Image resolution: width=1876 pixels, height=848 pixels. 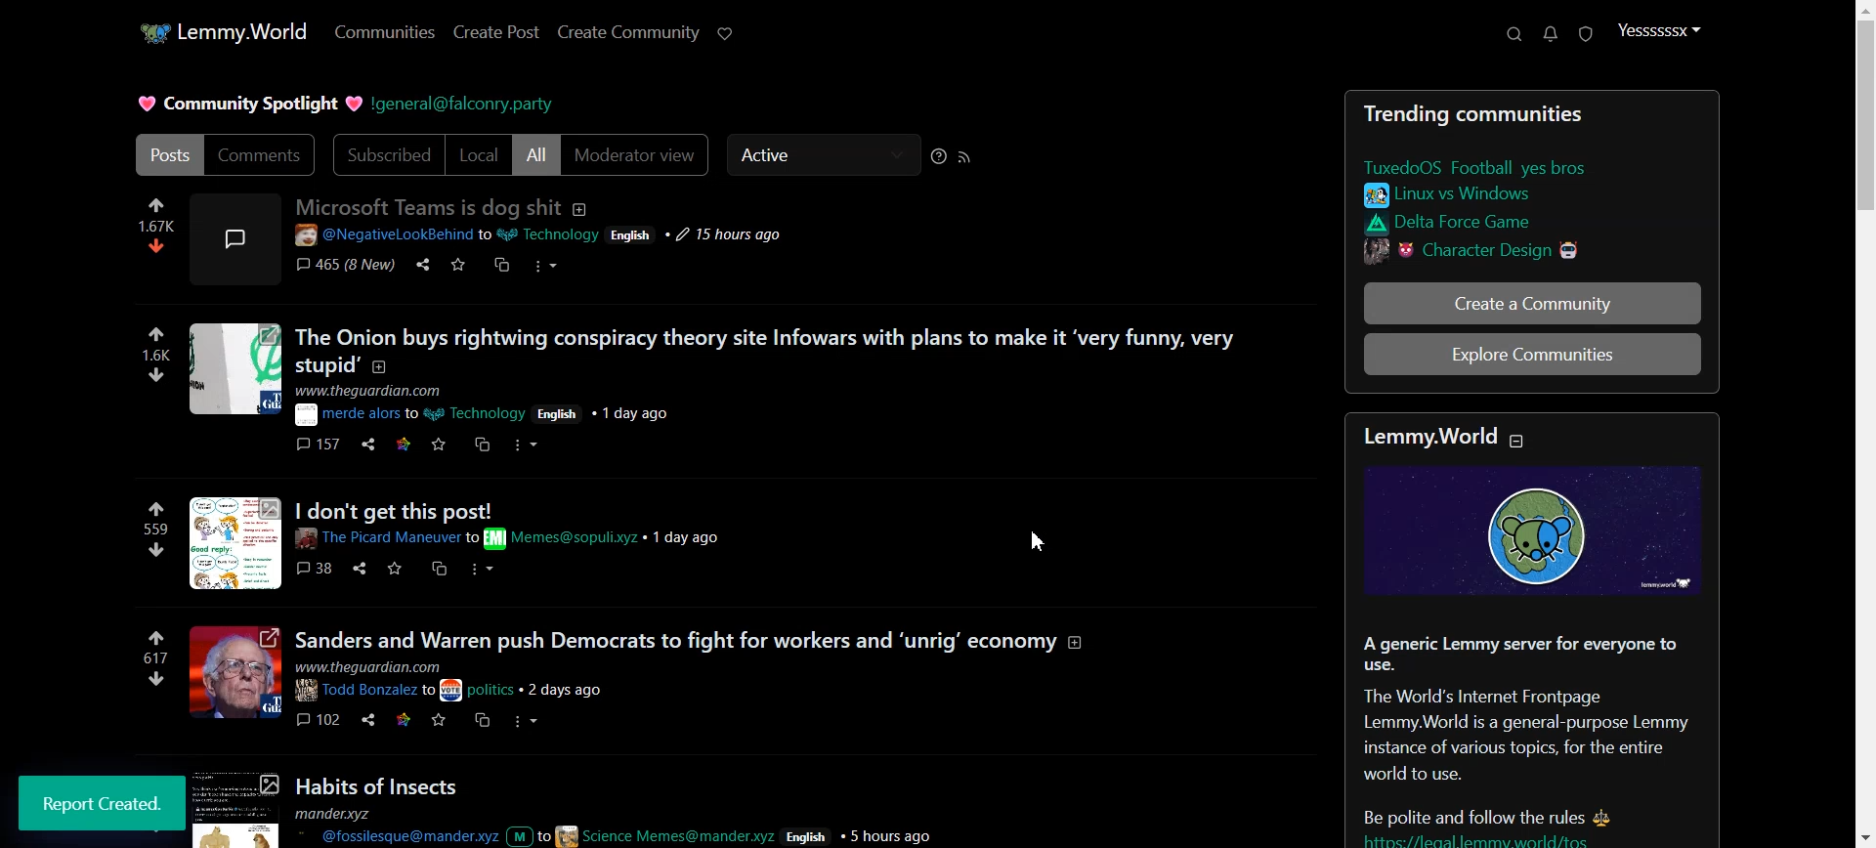 What do you see at coordinates (461, 268) in the screenshot?
I see `save` at bounding box center [461, 268].